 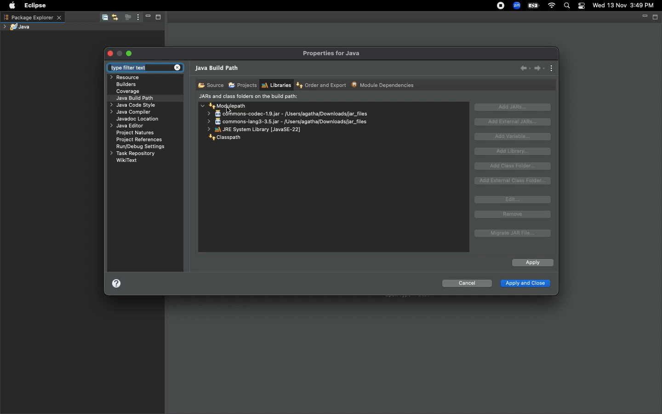 What do you see at coordinates (513, 200) in the screenshot?
I see `Edit` at bounding box center [513, 200].